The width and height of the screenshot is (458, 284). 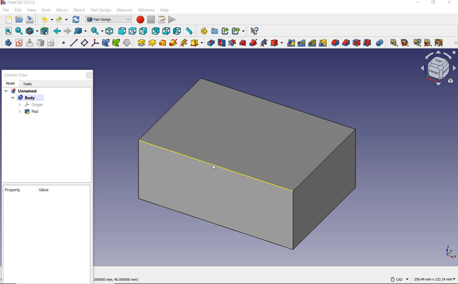 I want to click on subtractive loft, so click(x=243, y=43).